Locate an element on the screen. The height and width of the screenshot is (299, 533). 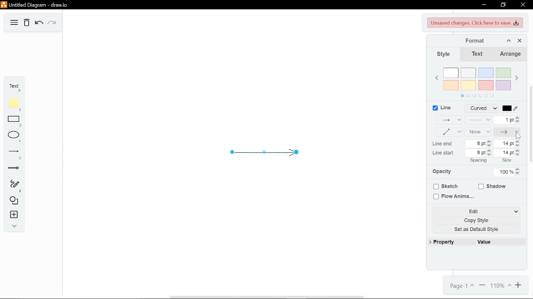
Line color is located at coordinates (512, 108).